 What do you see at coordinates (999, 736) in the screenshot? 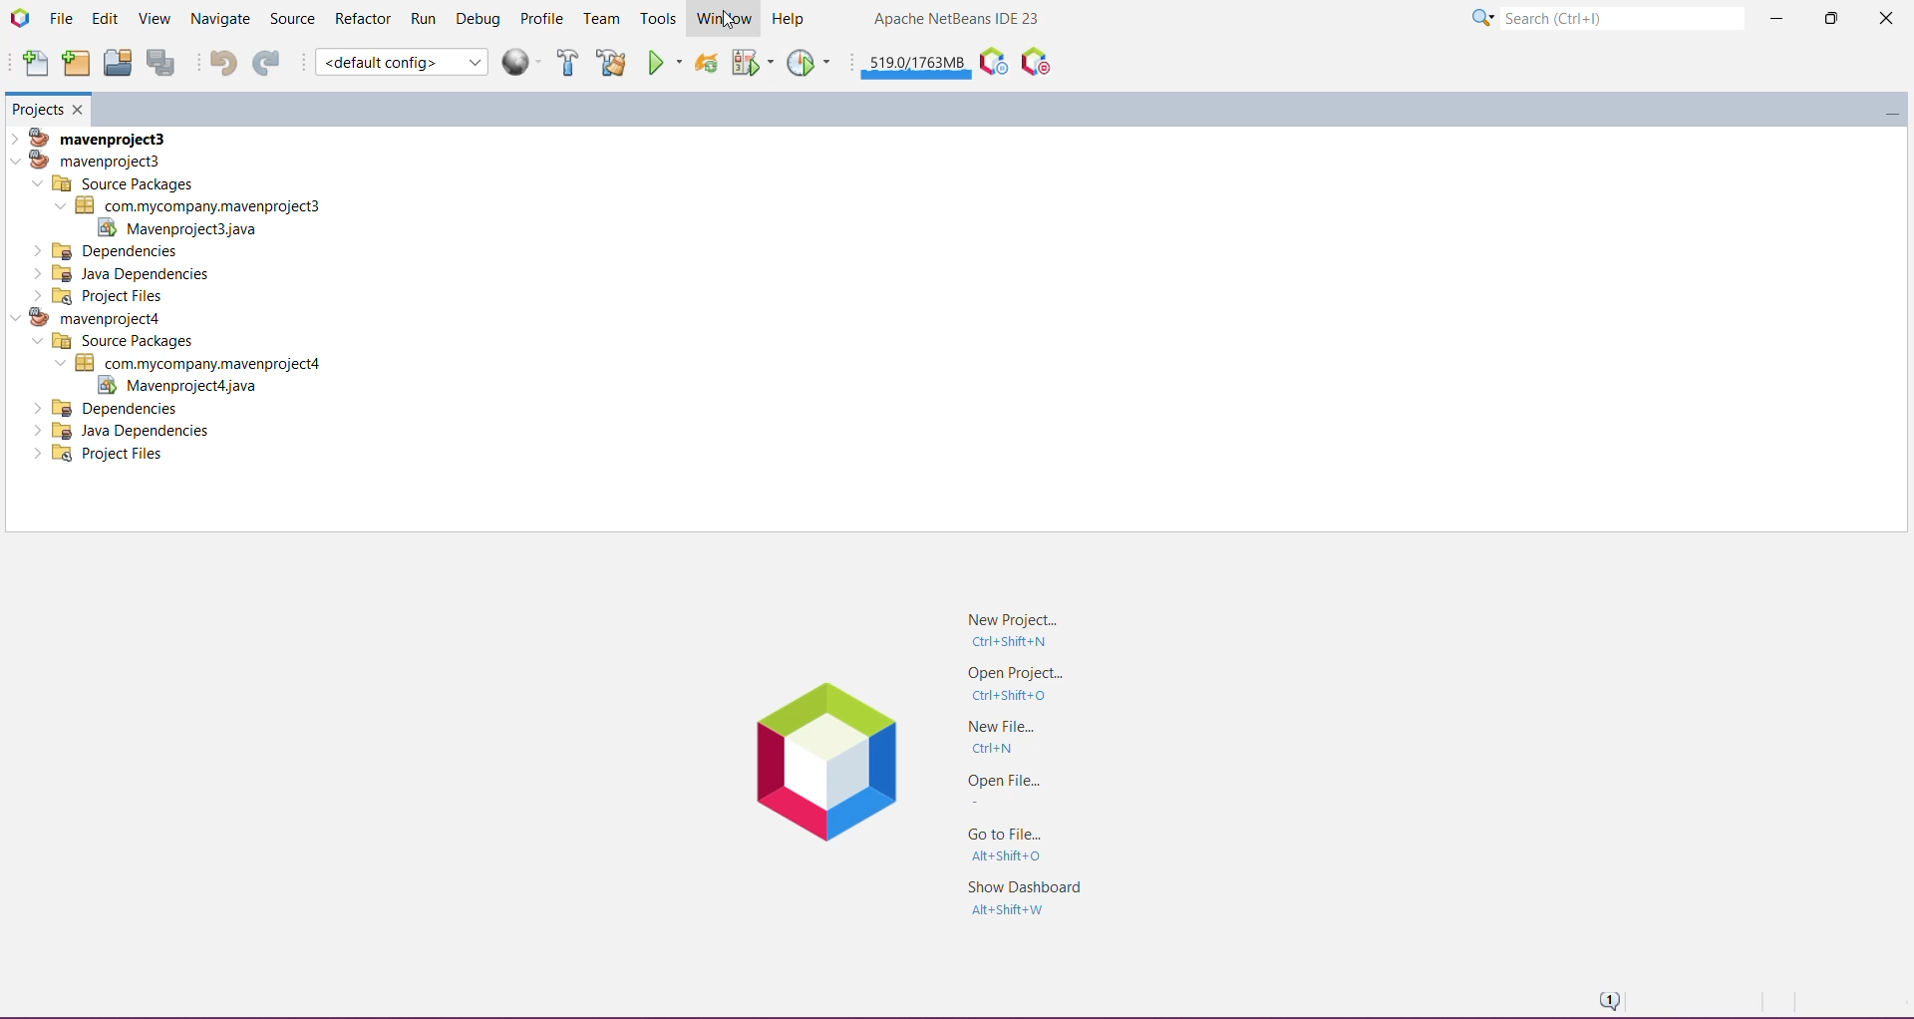
I see `New Files...` at bounding box center [999, 736].